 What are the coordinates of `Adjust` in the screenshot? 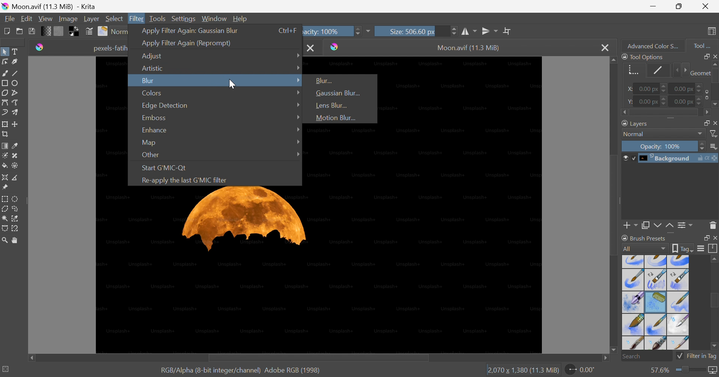 It's located at (153, 56).